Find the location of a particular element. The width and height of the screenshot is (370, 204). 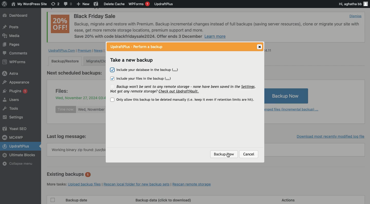

Media is located at coordinates (12, 35).